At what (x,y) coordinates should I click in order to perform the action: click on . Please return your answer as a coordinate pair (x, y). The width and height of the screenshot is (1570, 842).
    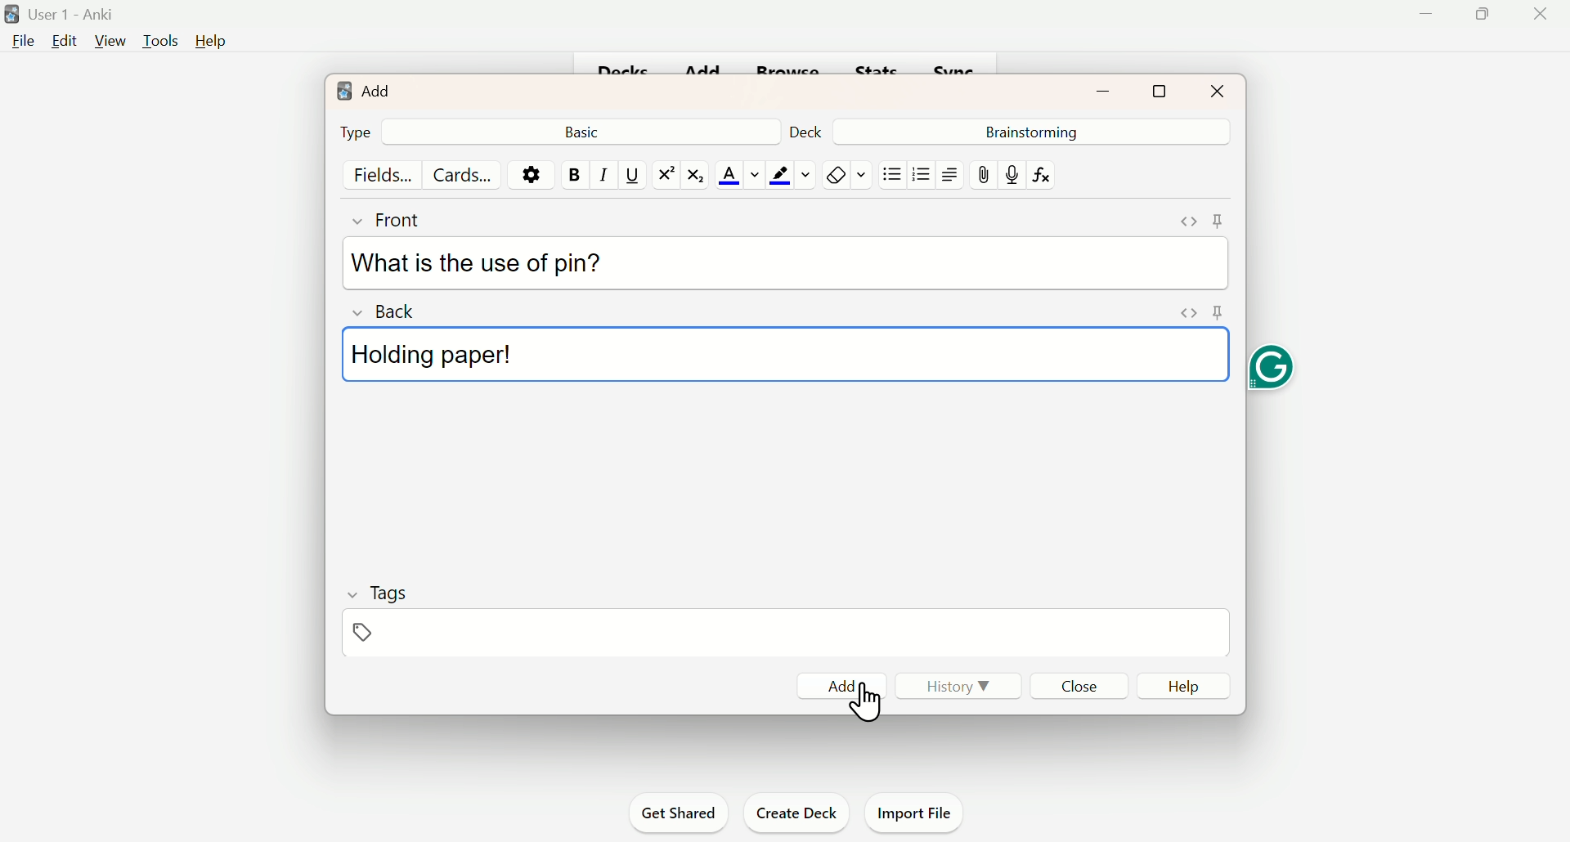
    Looking at the image, I should click on (1222, 91).